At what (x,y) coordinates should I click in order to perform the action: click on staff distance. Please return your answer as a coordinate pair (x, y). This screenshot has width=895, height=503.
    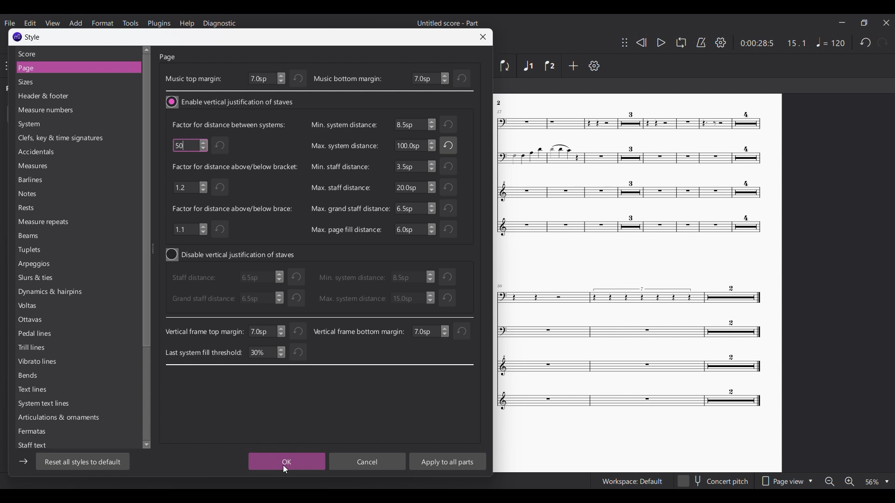
    Looking at the image, I should click on (196, 278).